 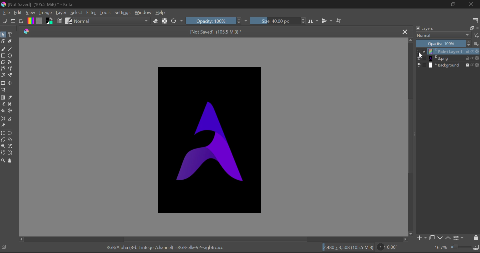 I want to click on Bezier Curve, so click(x=3, y=68).